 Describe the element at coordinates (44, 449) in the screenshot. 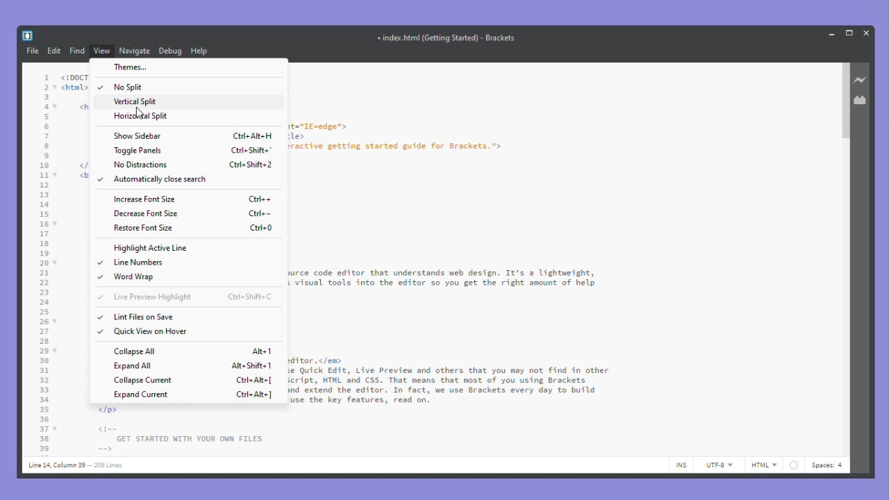

I see `39` at that location.